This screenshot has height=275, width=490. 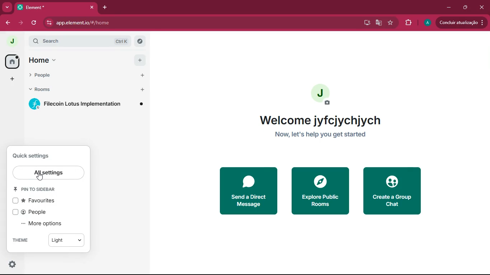 What do you see at coordinates (366, 22) in the screenshot?
I see `desktop` at bounding box center [366, 22].